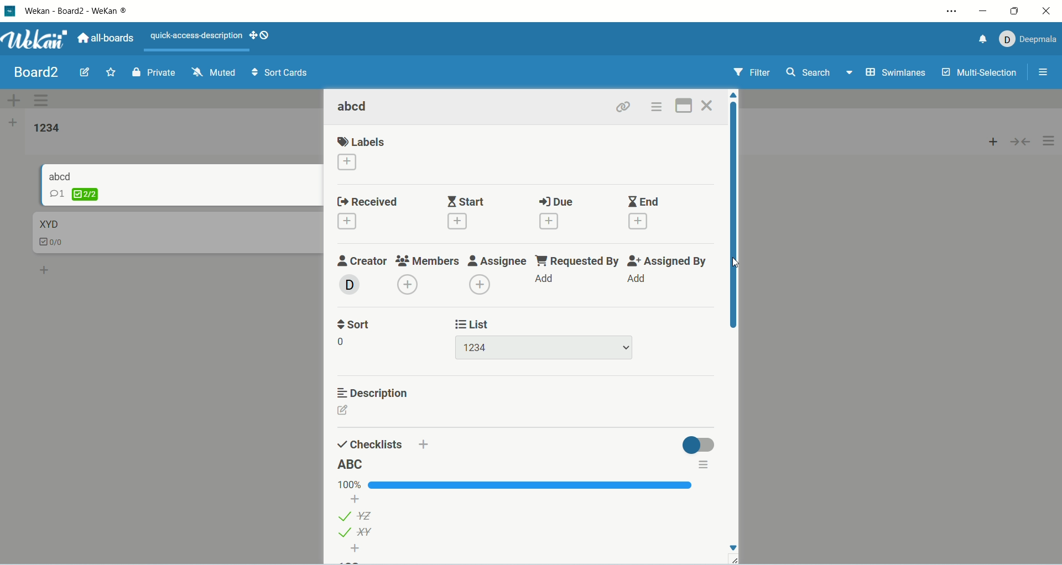 This screenshot has width=1062, height=565. I want to click on account, so click(1028, 39).